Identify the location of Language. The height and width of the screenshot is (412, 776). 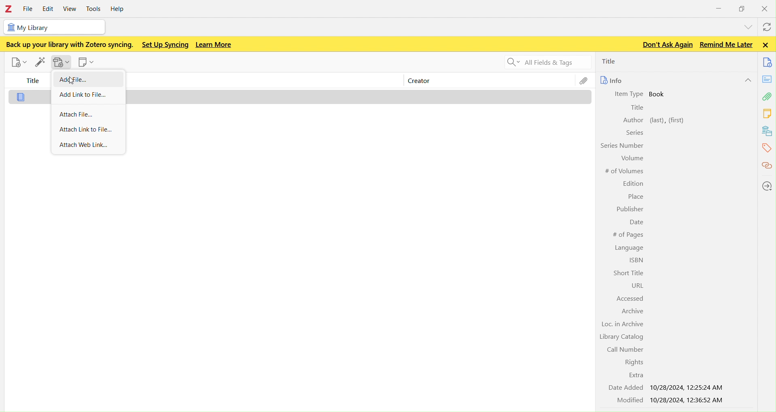
(629, 248).